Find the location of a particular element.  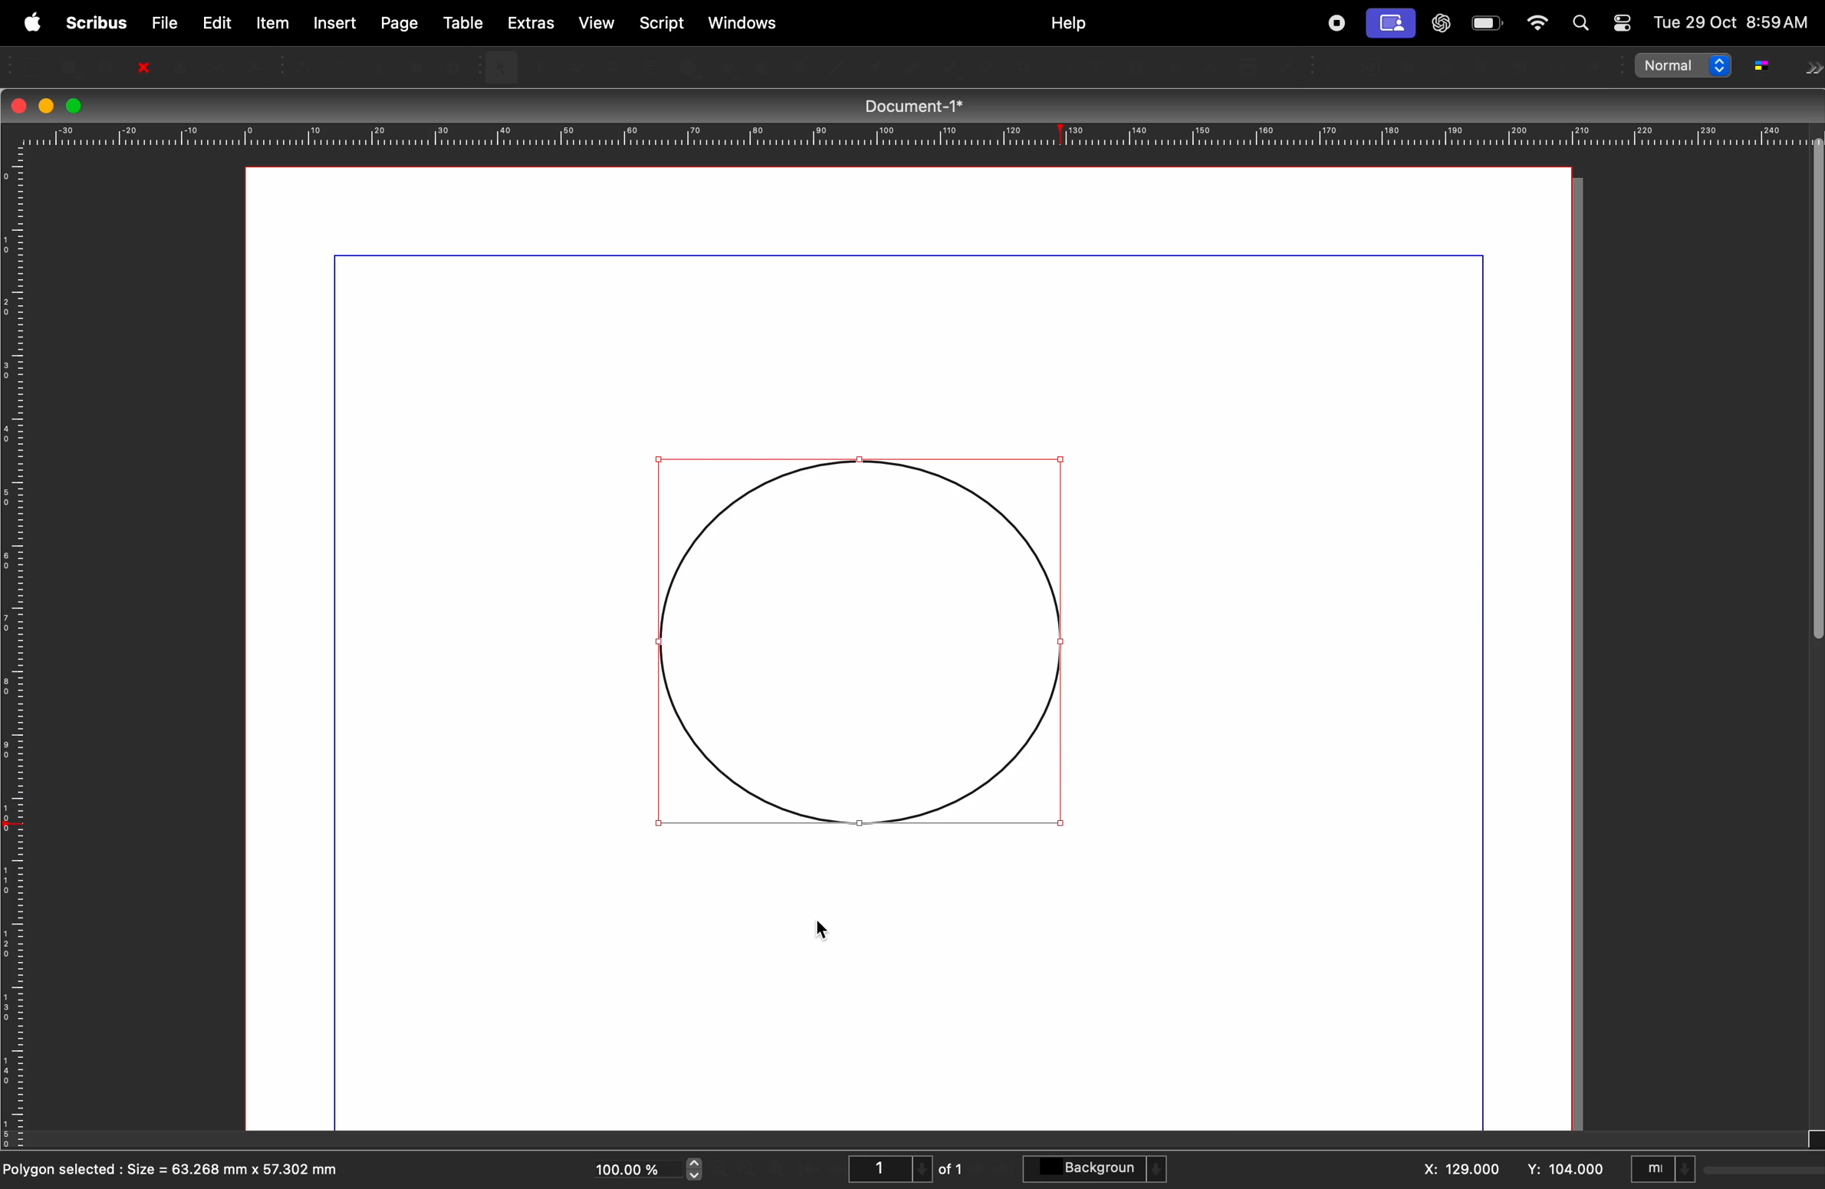

Measurements is located at coordinates (1210, 67).